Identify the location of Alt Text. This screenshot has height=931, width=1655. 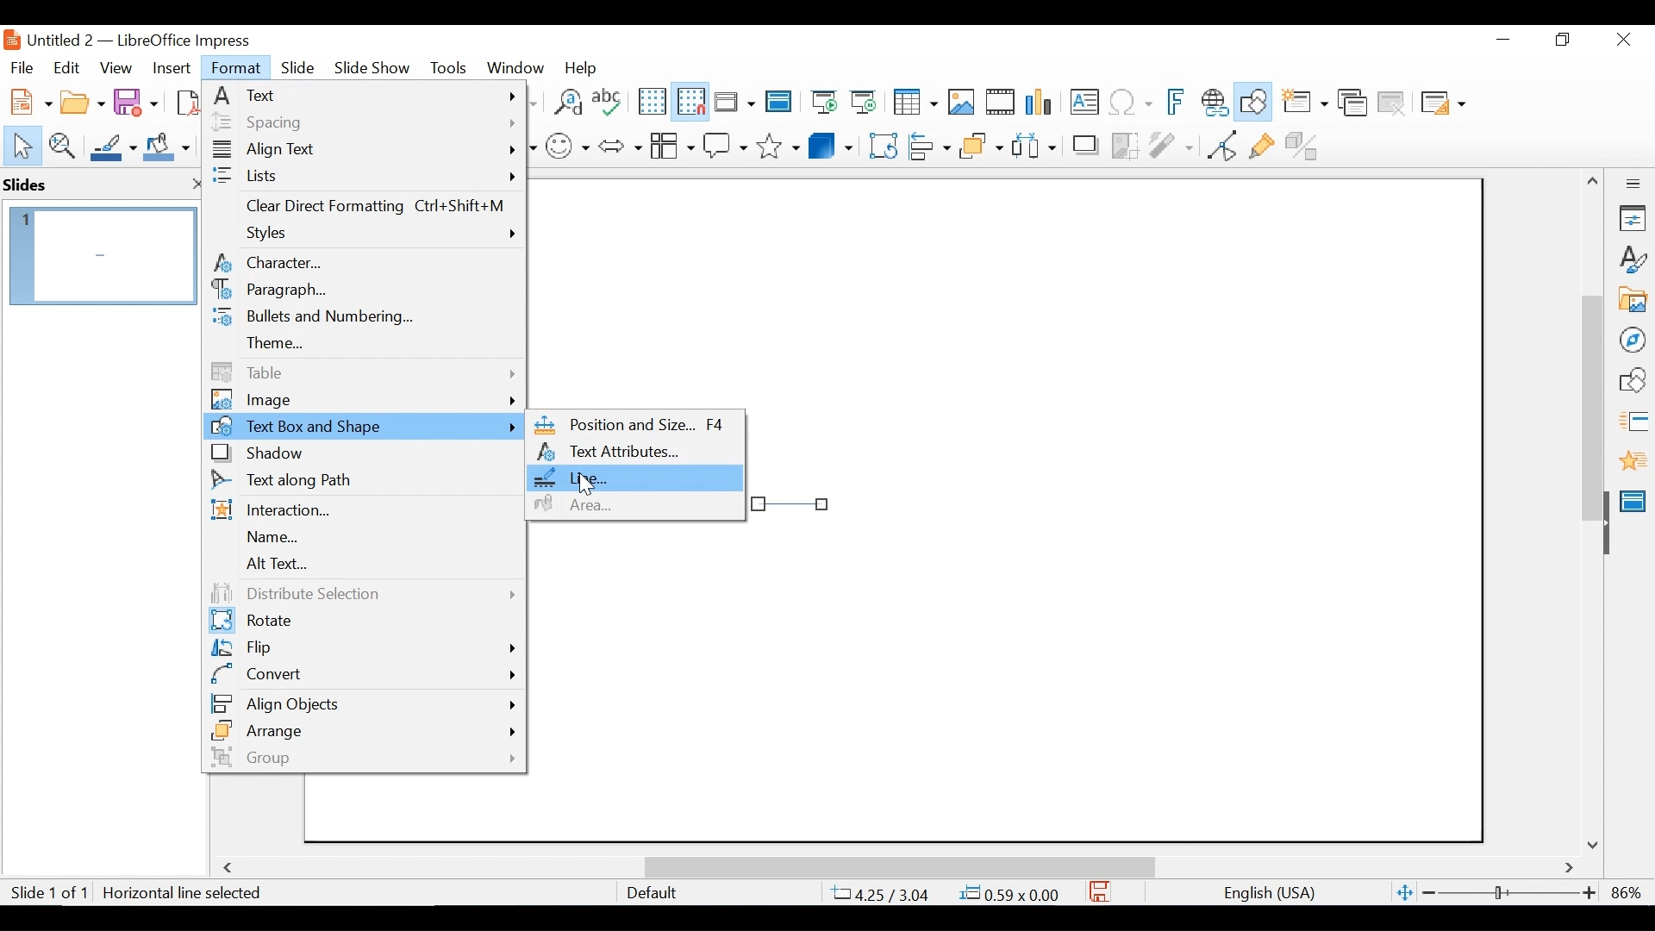
(361, 565).